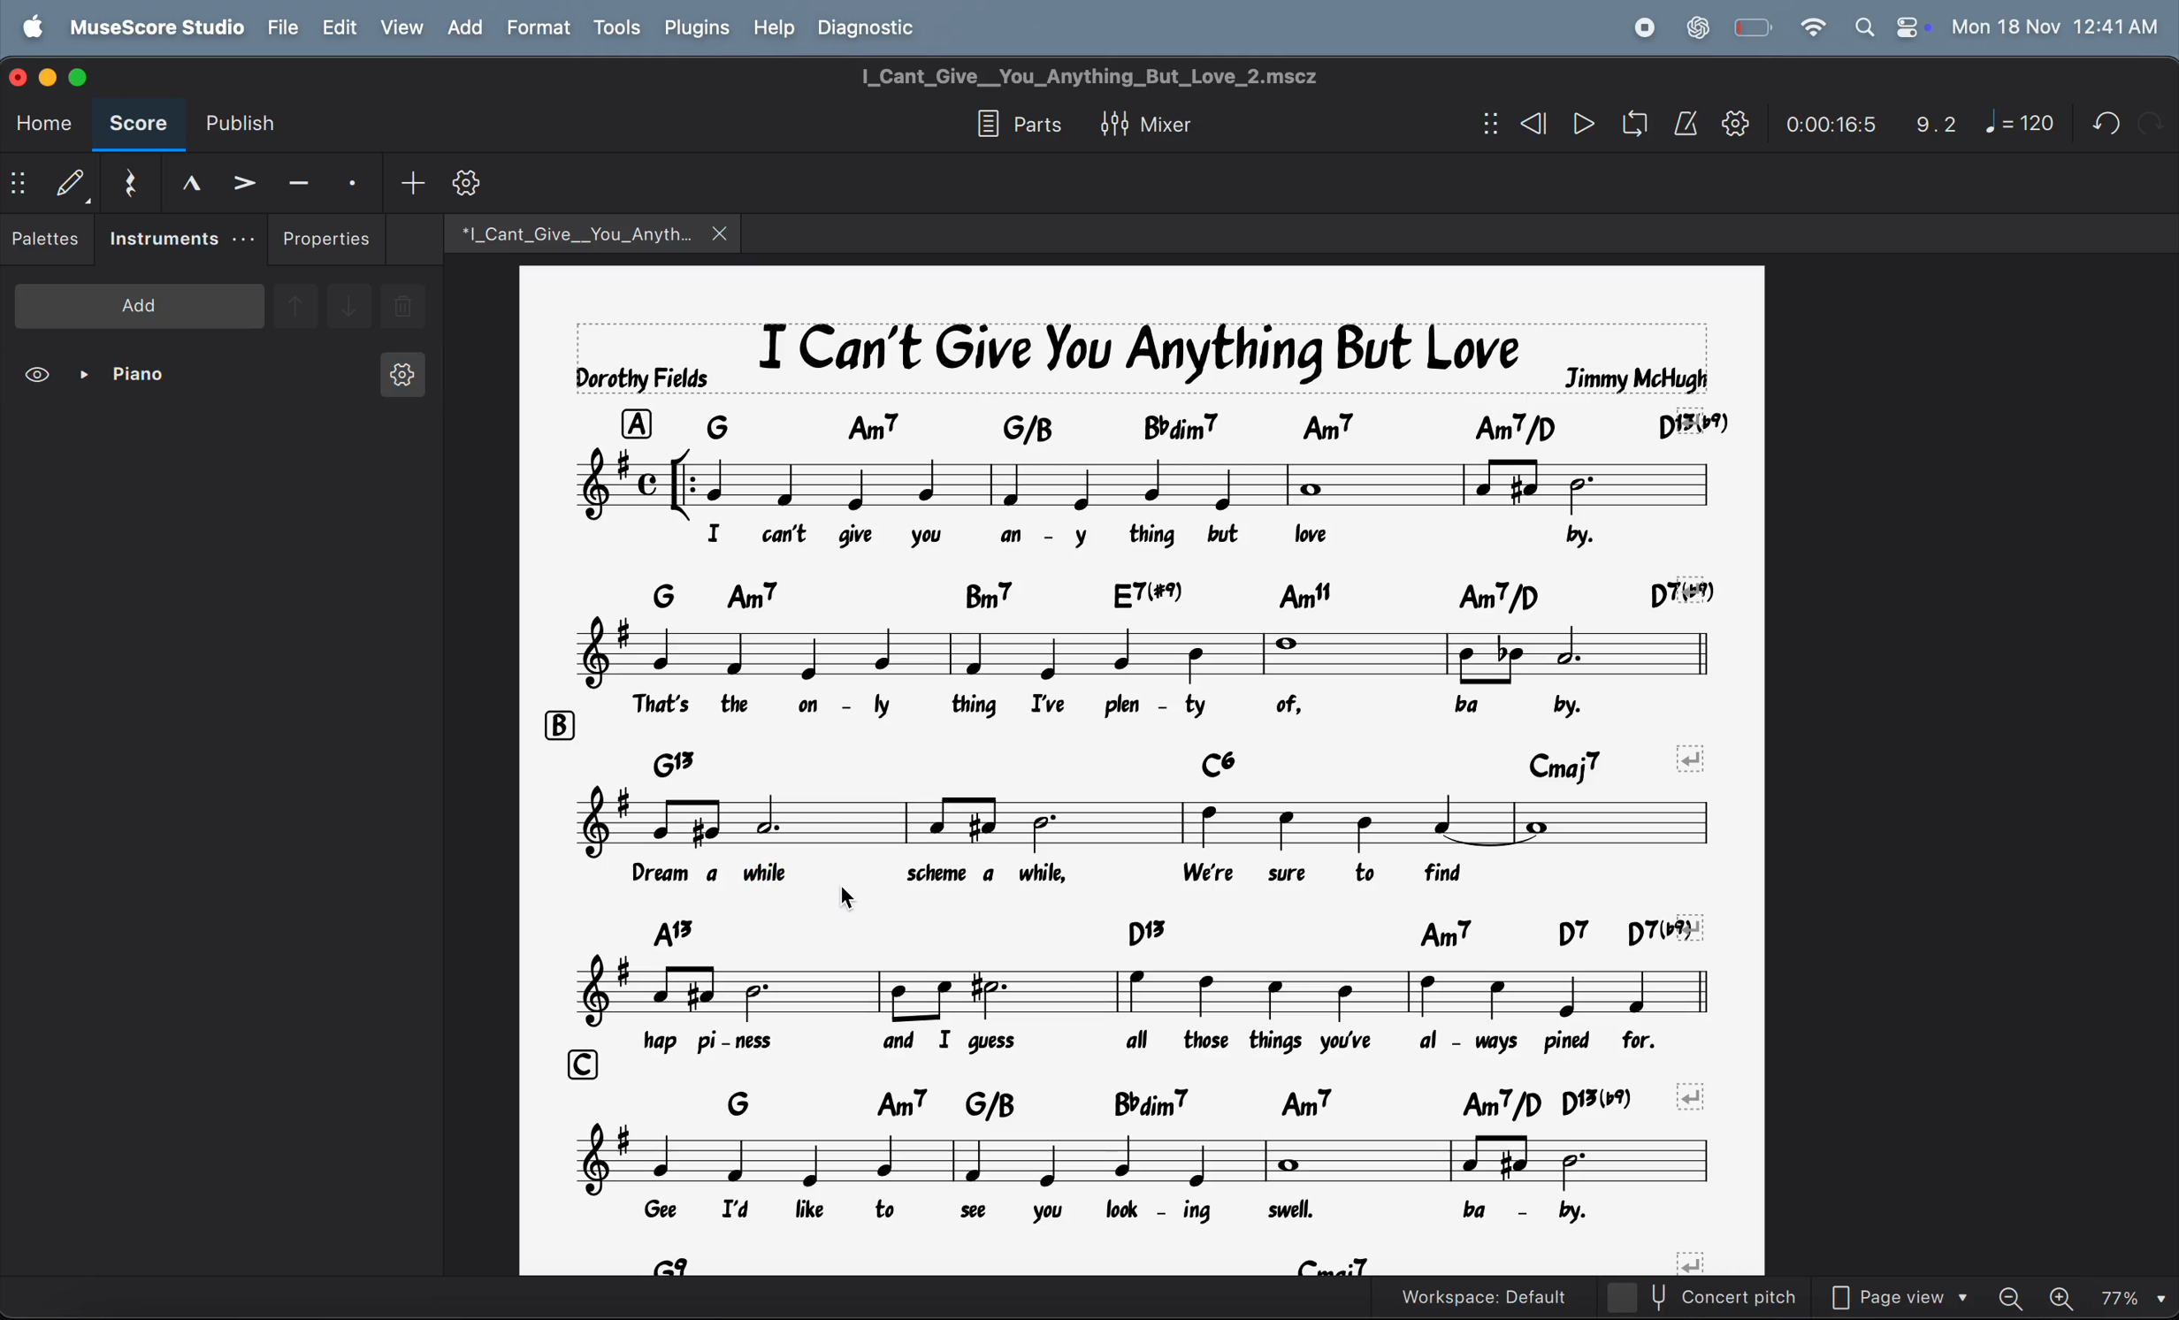 The height and width of the screenshot is (1320, 2179). What do you see at coordinates (2013, 1295) in the screenshot?
I see `zoom out` at bounding box center [2013, 1295].